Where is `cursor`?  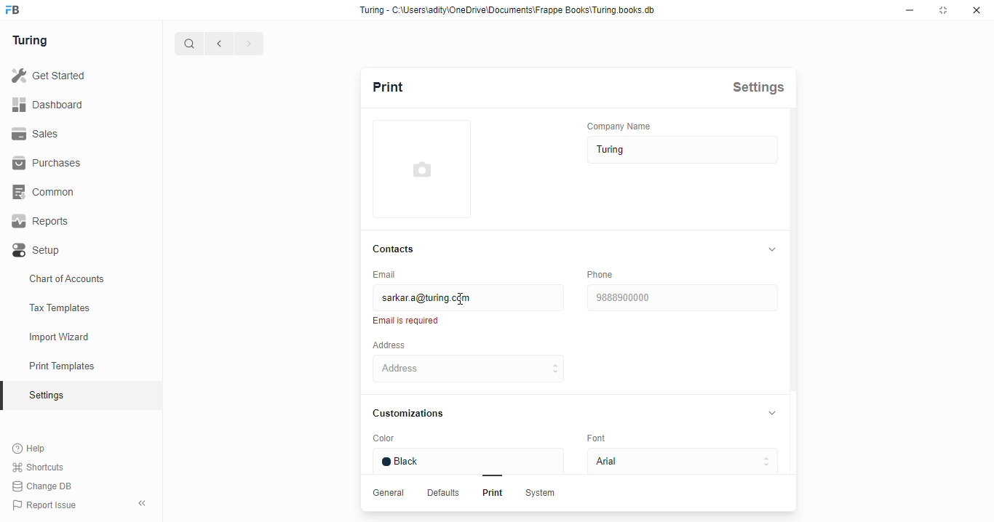 cursor is located at coordinates (464, 300).